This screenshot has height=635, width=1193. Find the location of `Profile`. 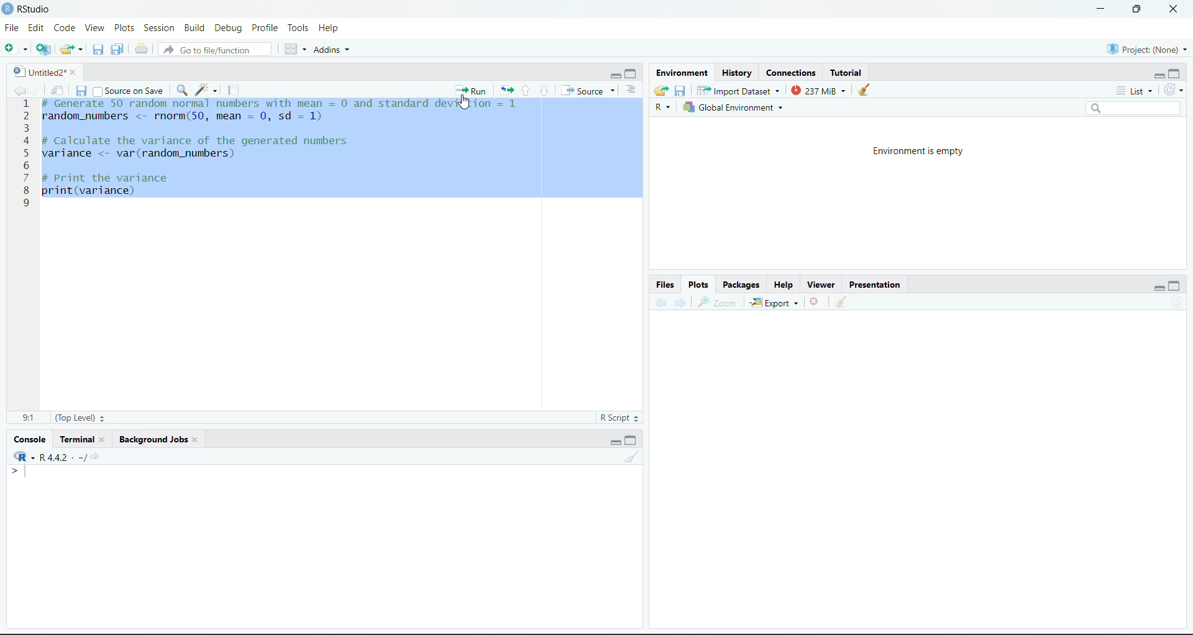

Profile is located at coordinates (266, 28).